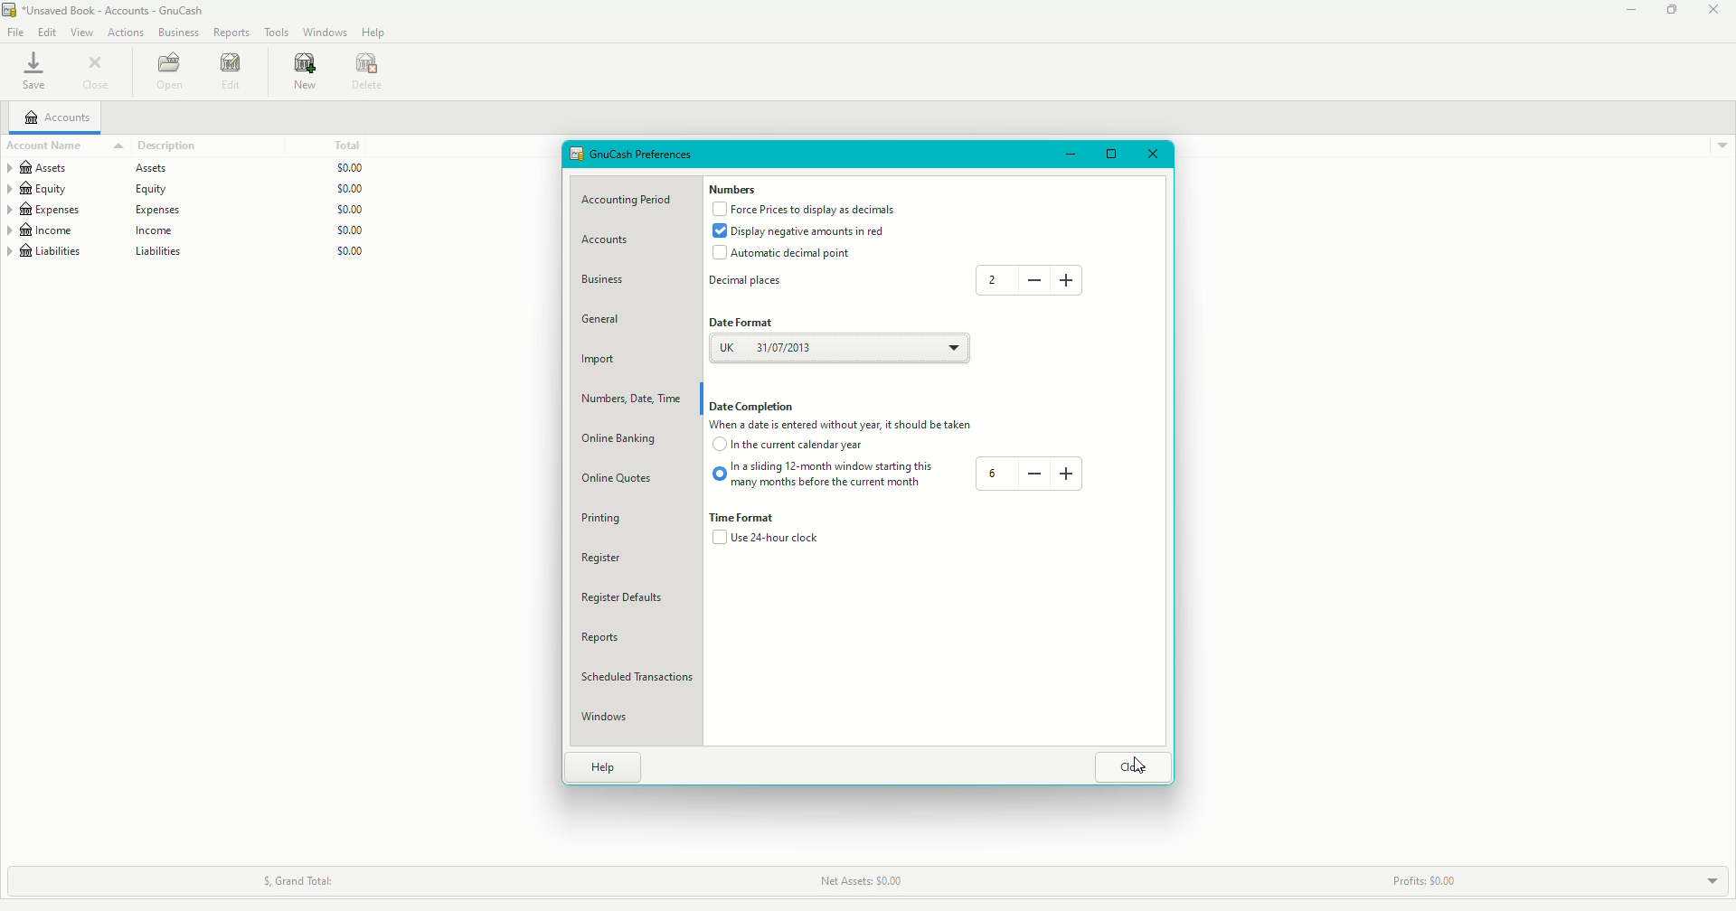  Describe the element at coordinates (1067, 470) in the screenshot. I see `Plus` at that location.